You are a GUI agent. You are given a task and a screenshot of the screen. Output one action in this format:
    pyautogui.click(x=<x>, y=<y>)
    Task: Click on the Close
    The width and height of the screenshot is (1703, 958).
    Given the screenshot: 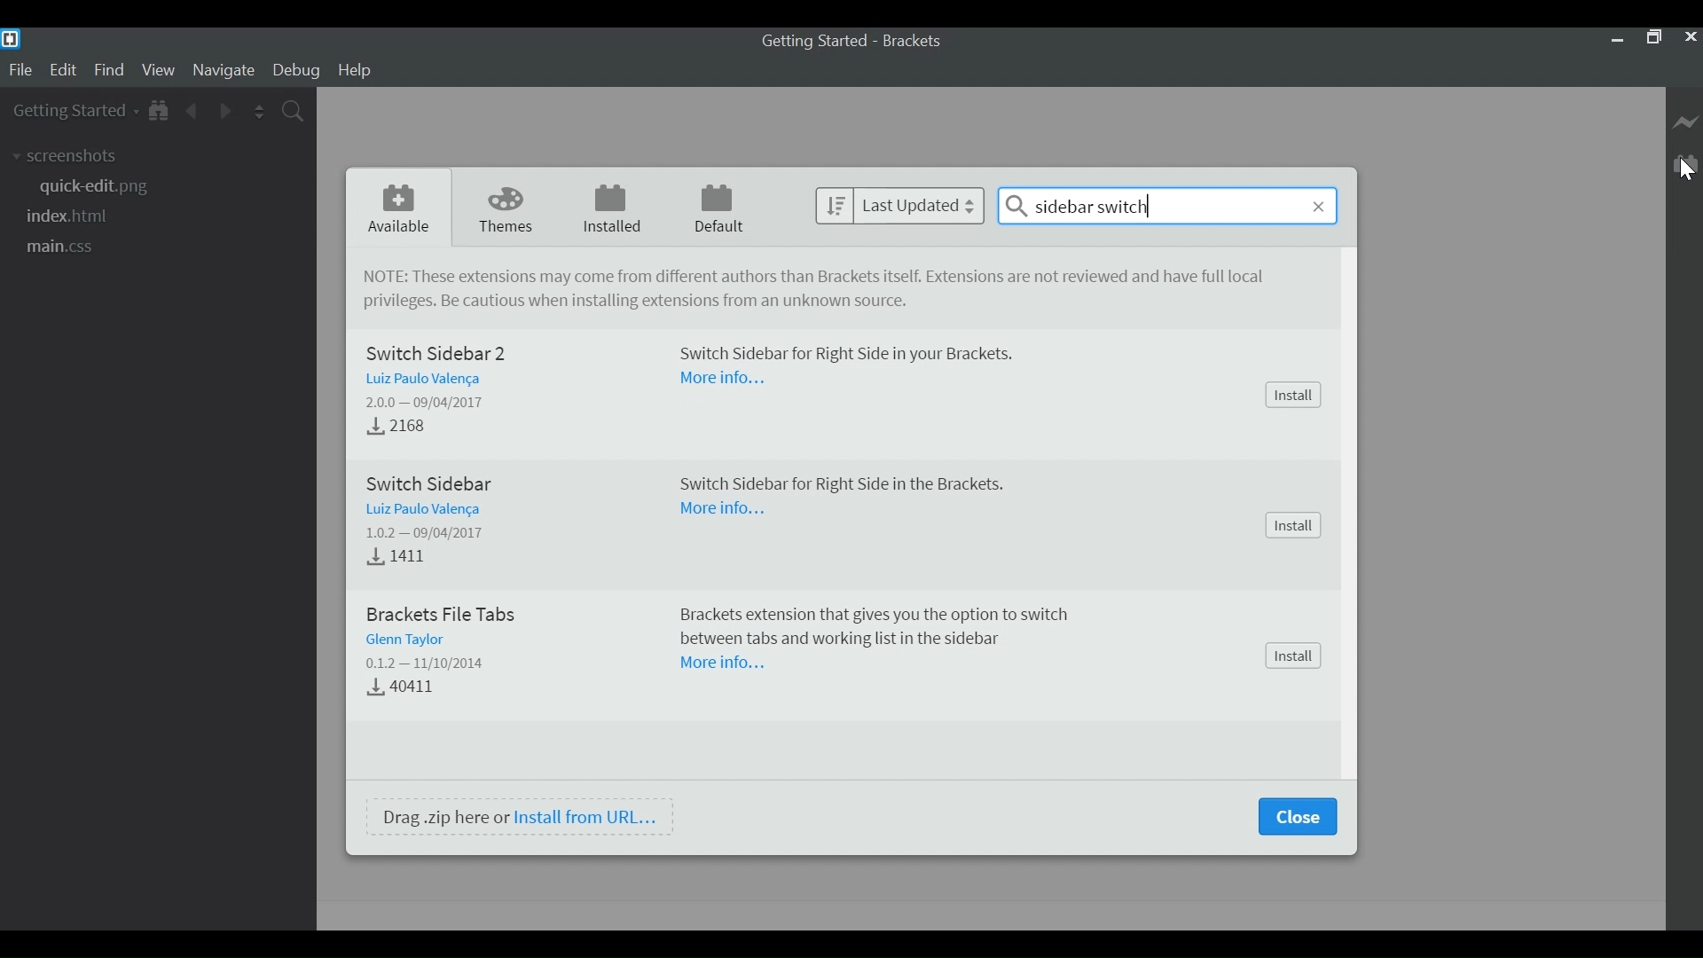 What is the action you would take?
    pyautogui.click(x=1296, y=817)
    